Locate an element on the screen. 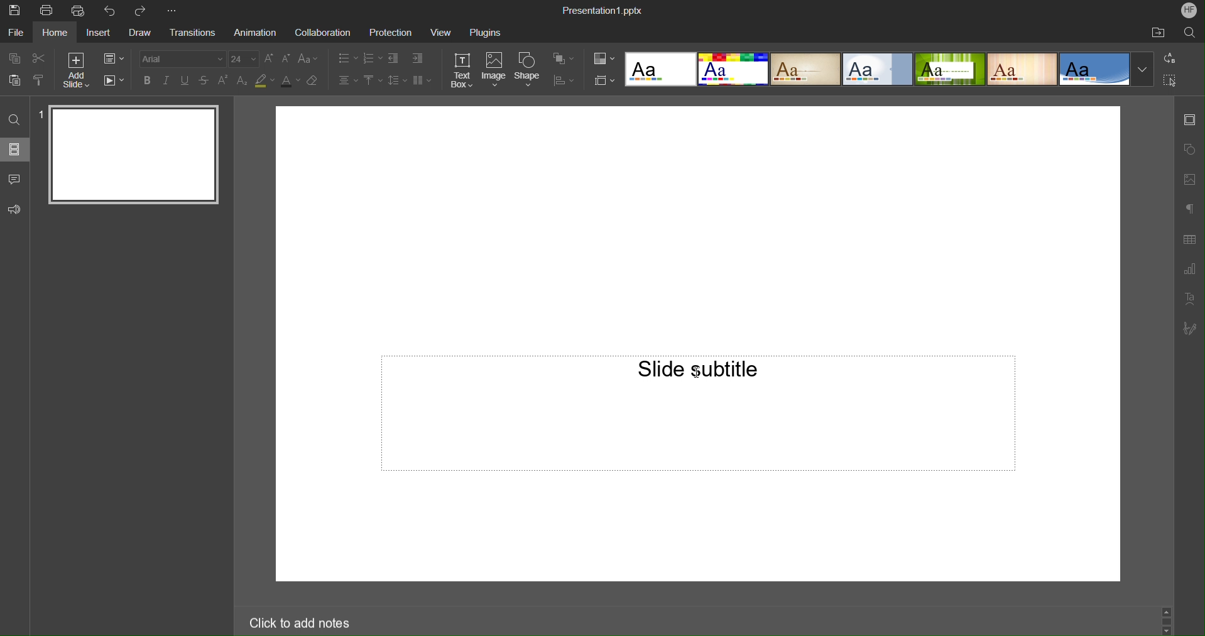 Image resolution: width=1205 pixels, height=636 pixels. scroll down is located at coordinates (1166, 631).